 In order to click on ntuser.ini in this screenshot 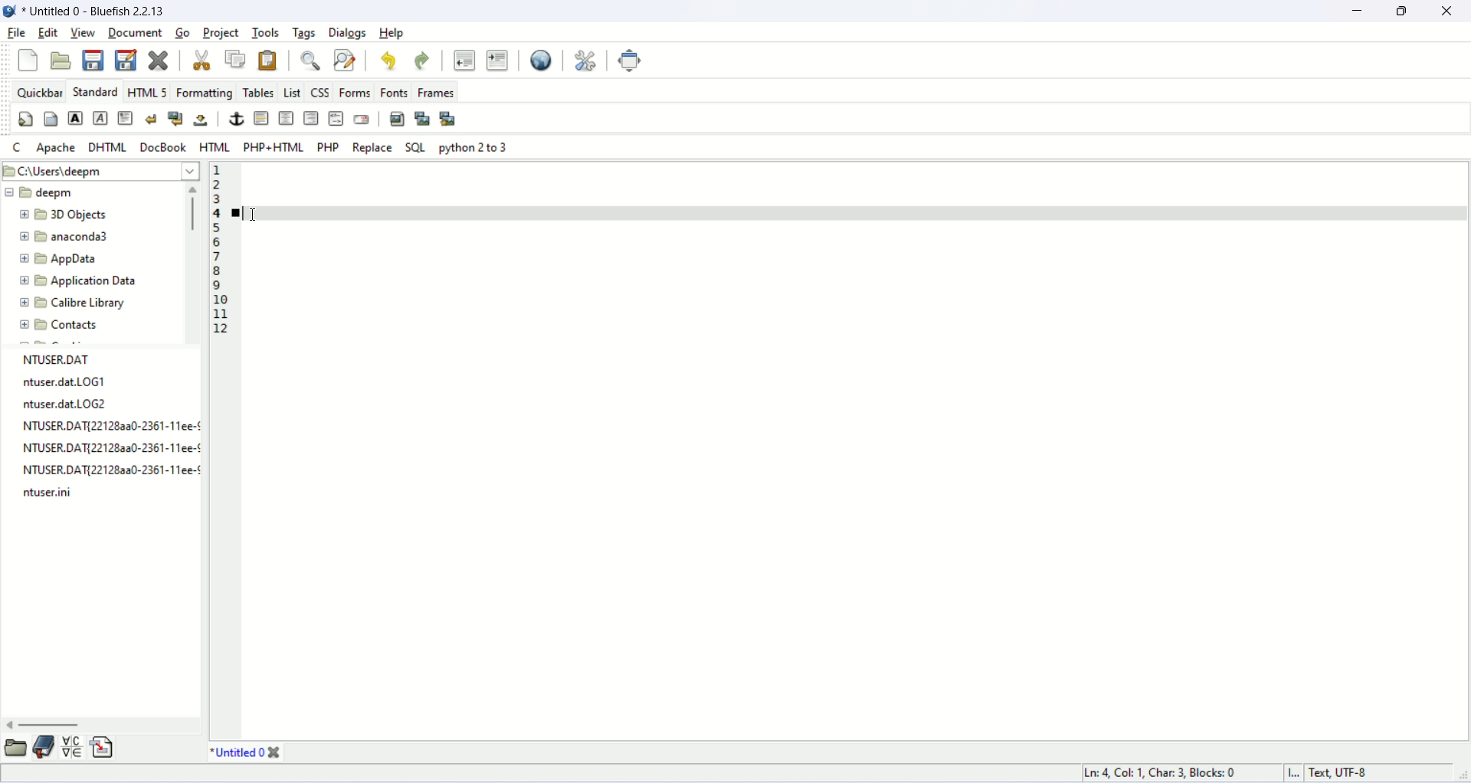, I will do `click(51, 493)`.